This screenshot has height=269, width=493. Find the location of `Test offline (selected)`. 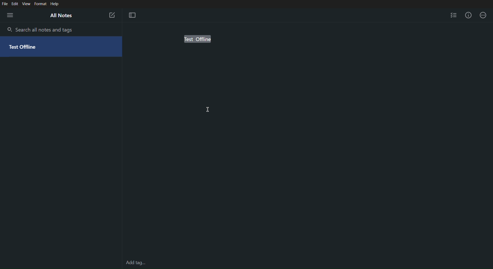

Test offline (selected) is located at coordinates (197, 40).